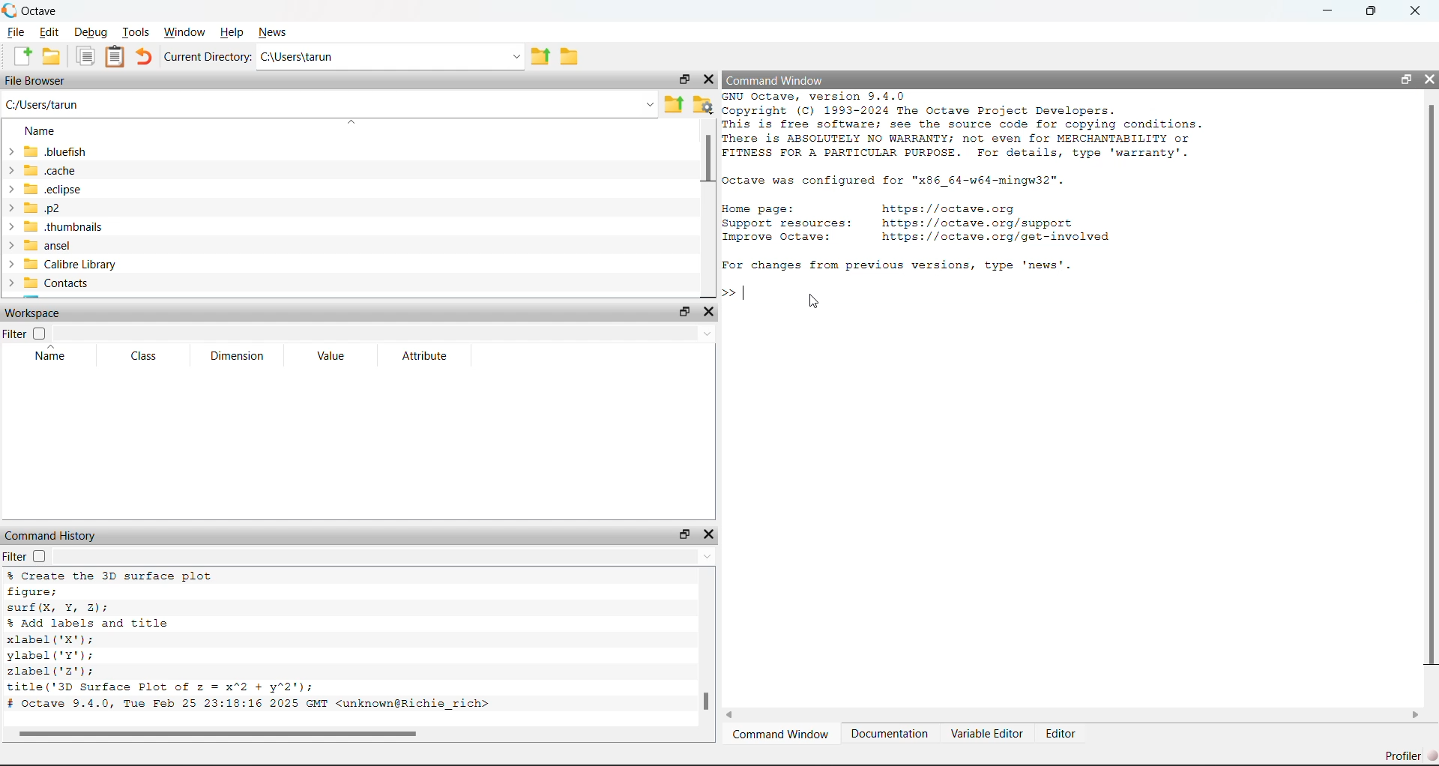 The image size is (1439, 766). What do you see at coordinates (208, 56) in the screenshot?
I see `Current Directory:` at bounding box center [208, 56].